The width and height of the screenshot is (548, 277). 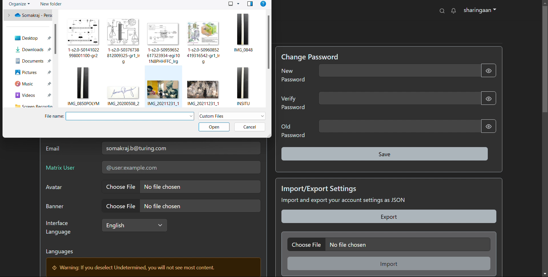 What do you see at coordinates (250, 4) in the screenshot?
I see `preview pane` at bounding box center [250, 4].